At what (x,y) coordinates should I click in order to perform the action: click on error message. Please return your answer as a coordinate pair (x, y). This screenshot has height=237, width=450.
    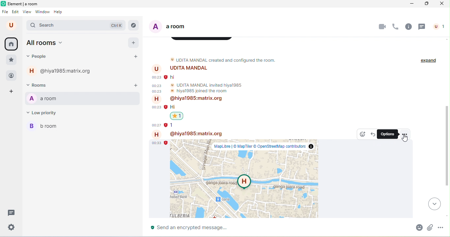
    Looking at the image, I should click on (166, 125).